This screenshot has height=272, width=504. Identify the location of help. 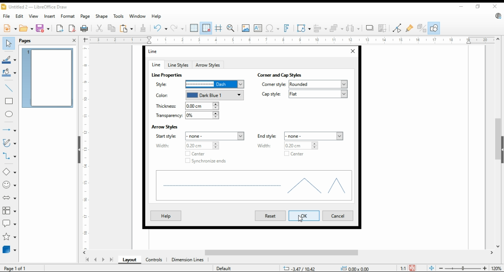
(165, 215).